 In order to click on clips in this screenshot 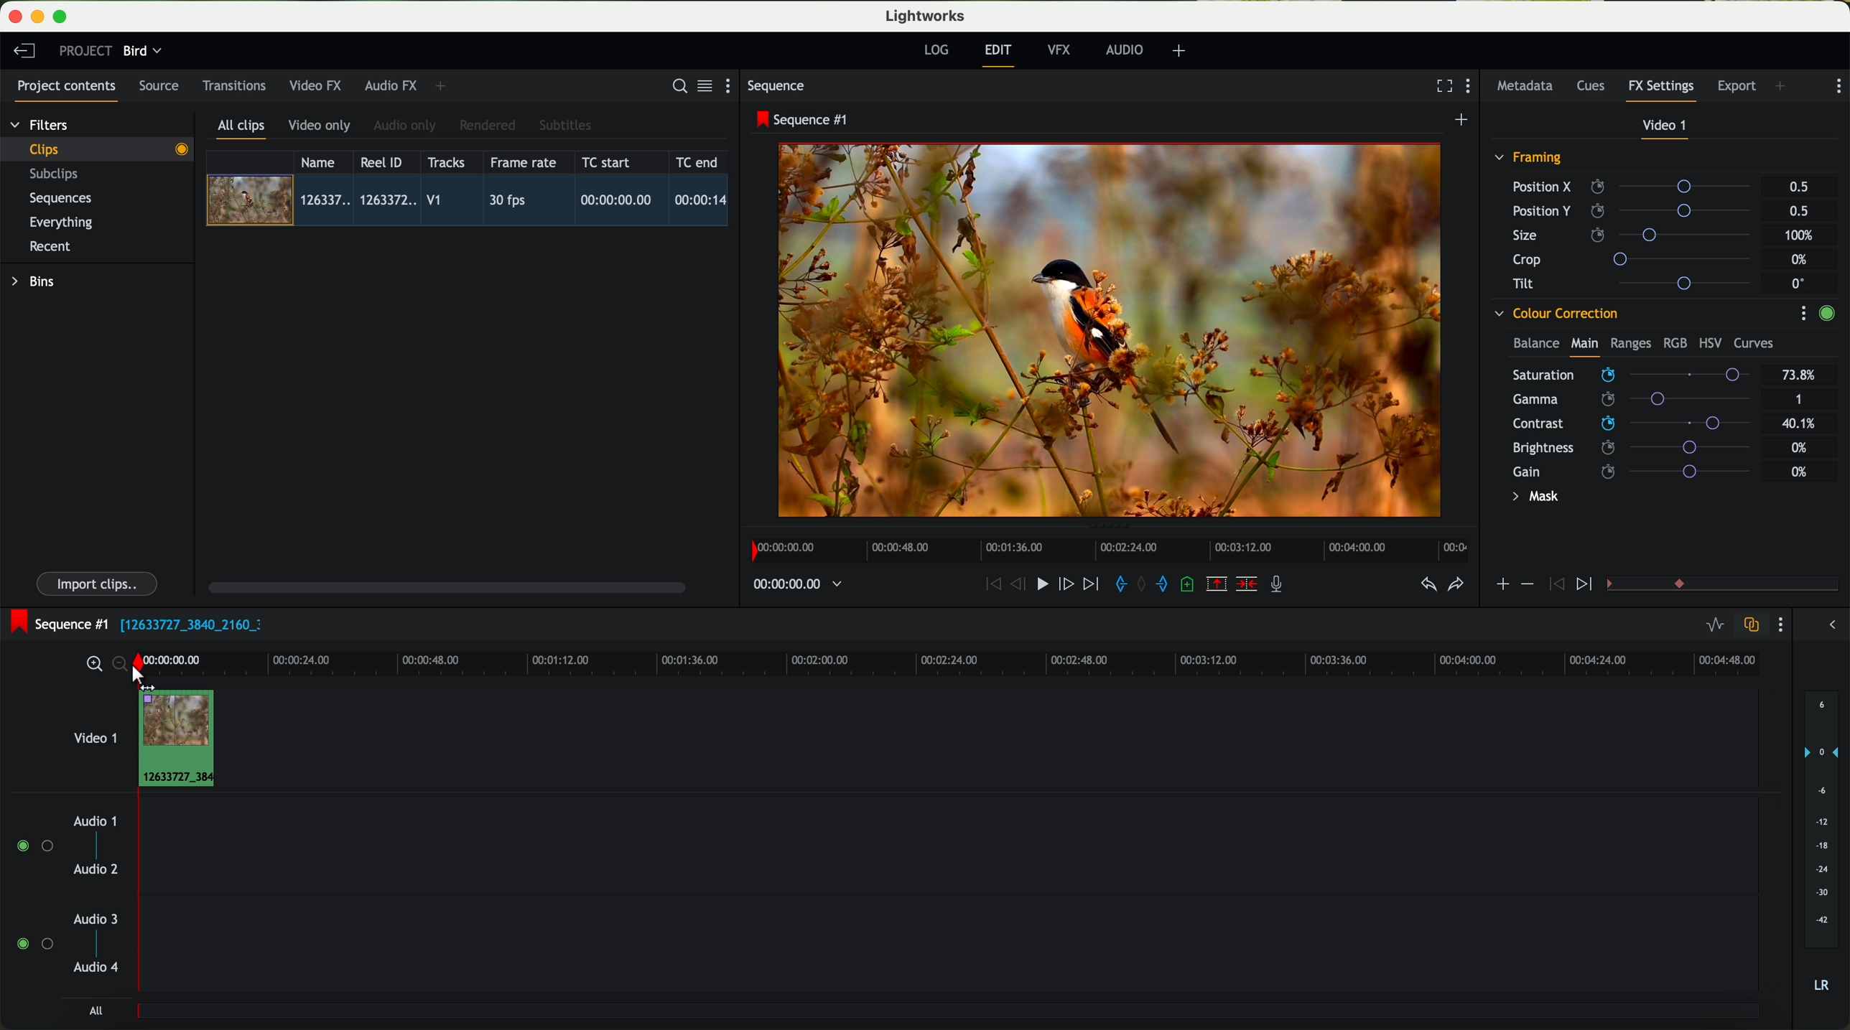, I will do `click(98, 149)`.